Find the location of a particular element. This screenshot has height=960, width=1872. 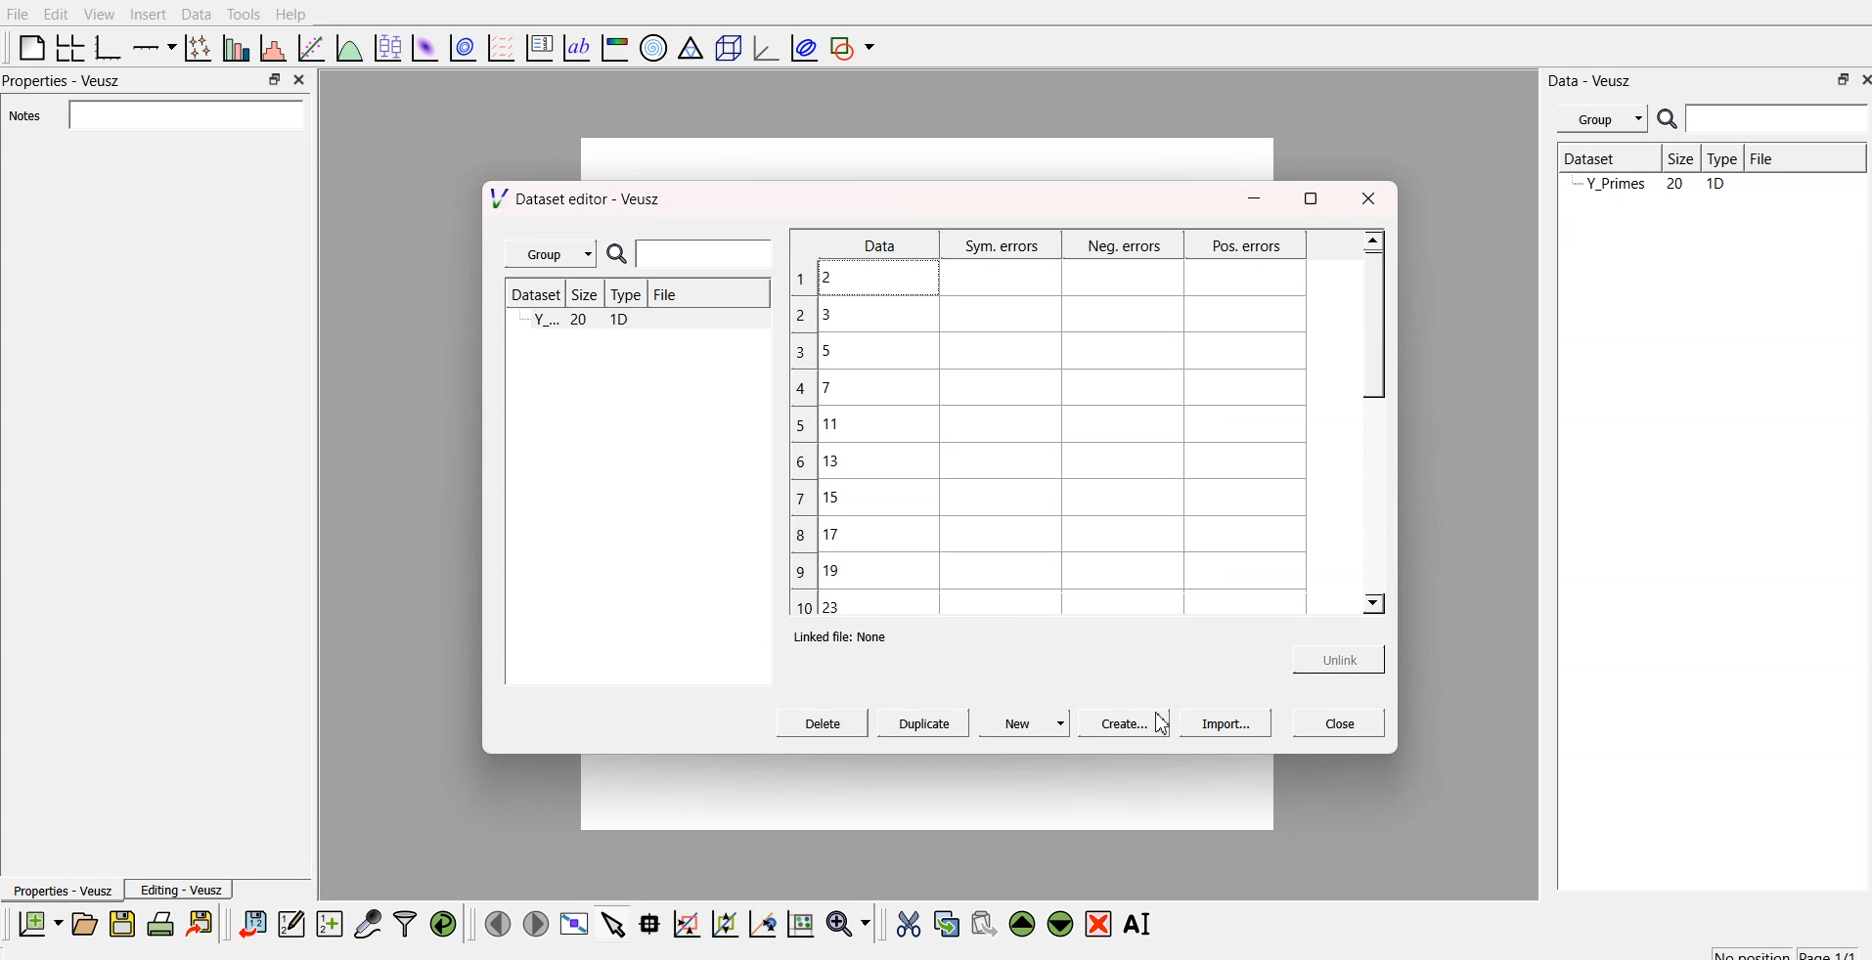

open a document is located at coordinates (83, 923).